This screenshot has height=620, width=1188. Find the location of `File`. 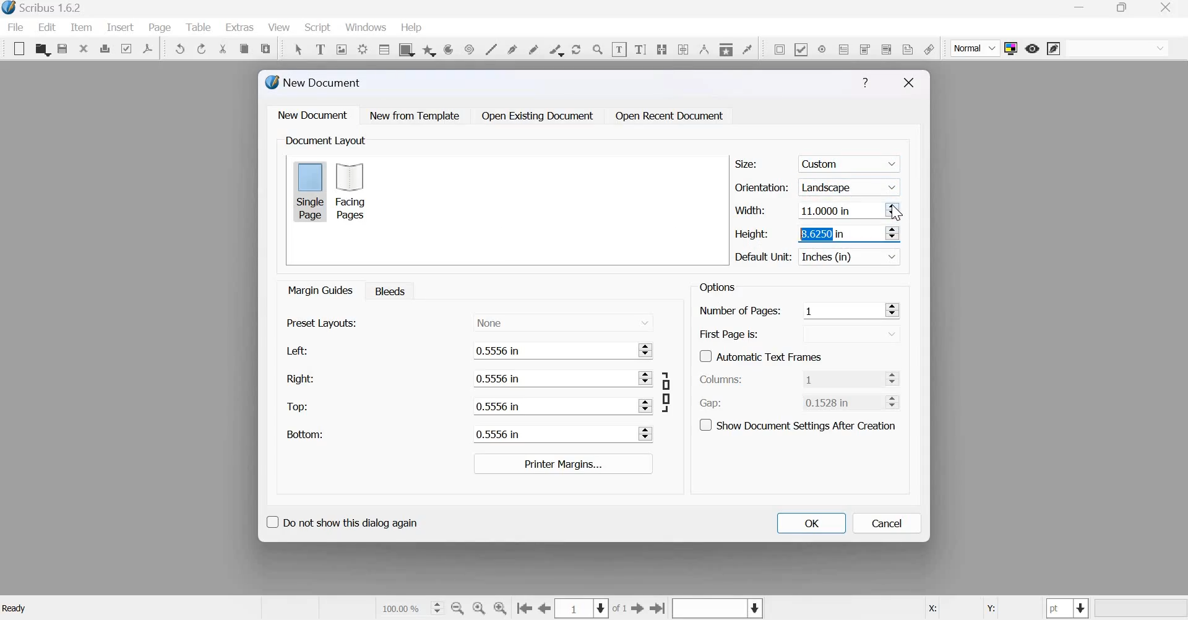

File is located at coordinates (19, 27).